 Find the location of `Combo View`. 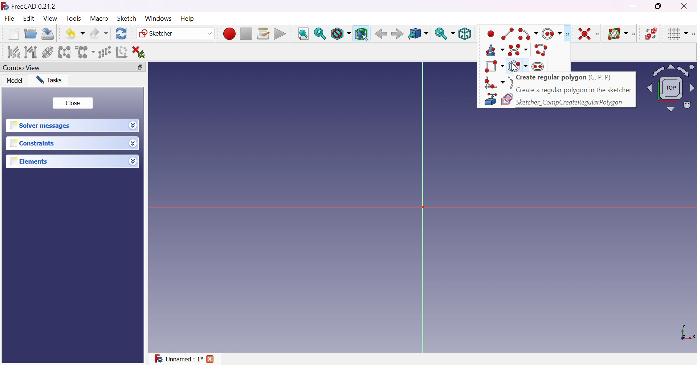

Combo View is located at coordinates (22, 67).